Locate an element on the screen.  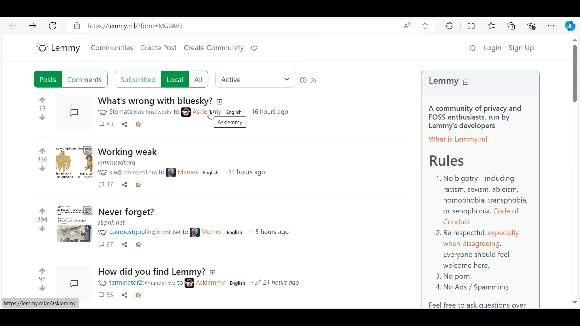
Upvotes and downvotes is located at coordinates (43, 220).